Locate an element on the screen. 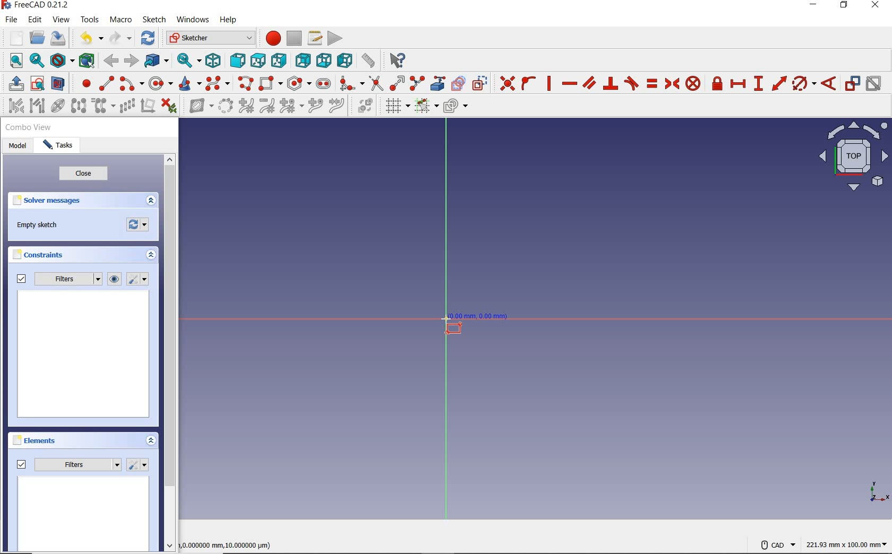 This screenshot has height=554, width=892. got to linked object is located at coordinates (157, 62).